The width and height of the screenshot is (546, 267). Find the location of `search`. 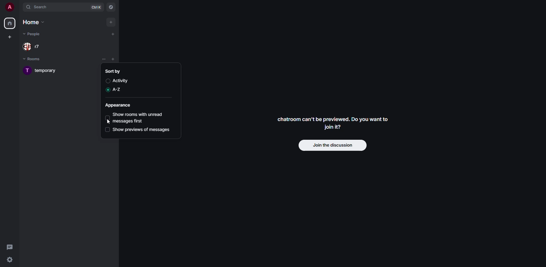

search is located at coordinates (40, 7).